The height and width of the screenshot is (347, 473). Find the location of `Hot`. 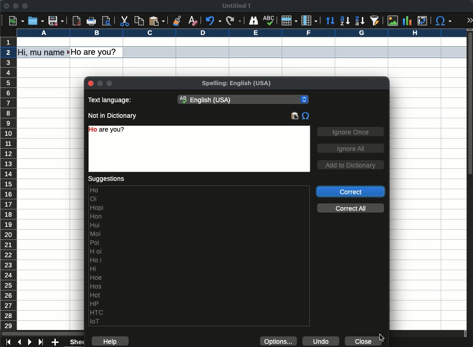

Hot is located at coordinates (95, 295).